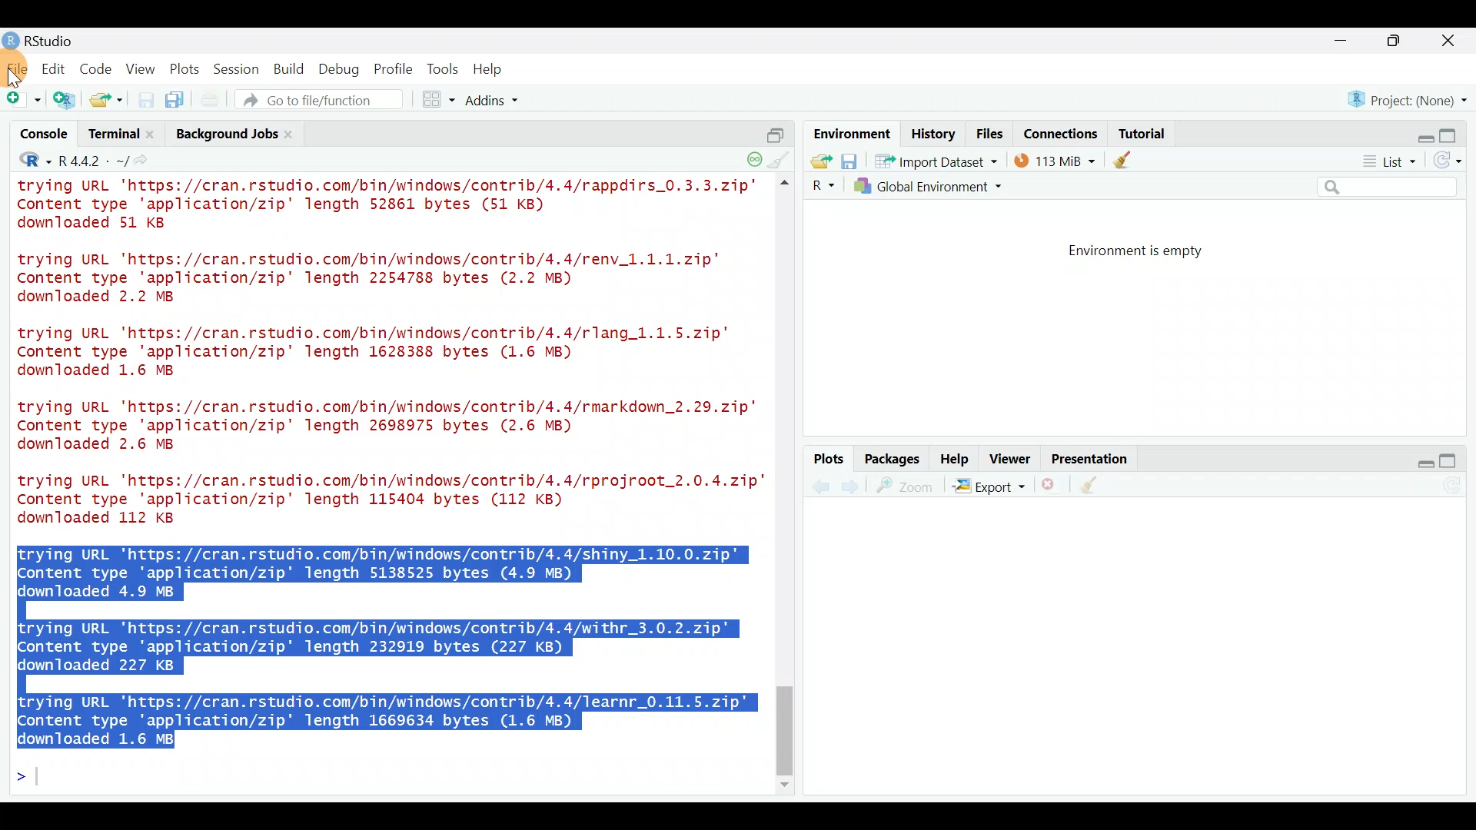 This screenshot has height=830, width=1476. Describe the element at coordinates (849, 161) in the screenshot. I see `save workspace as` at that location.